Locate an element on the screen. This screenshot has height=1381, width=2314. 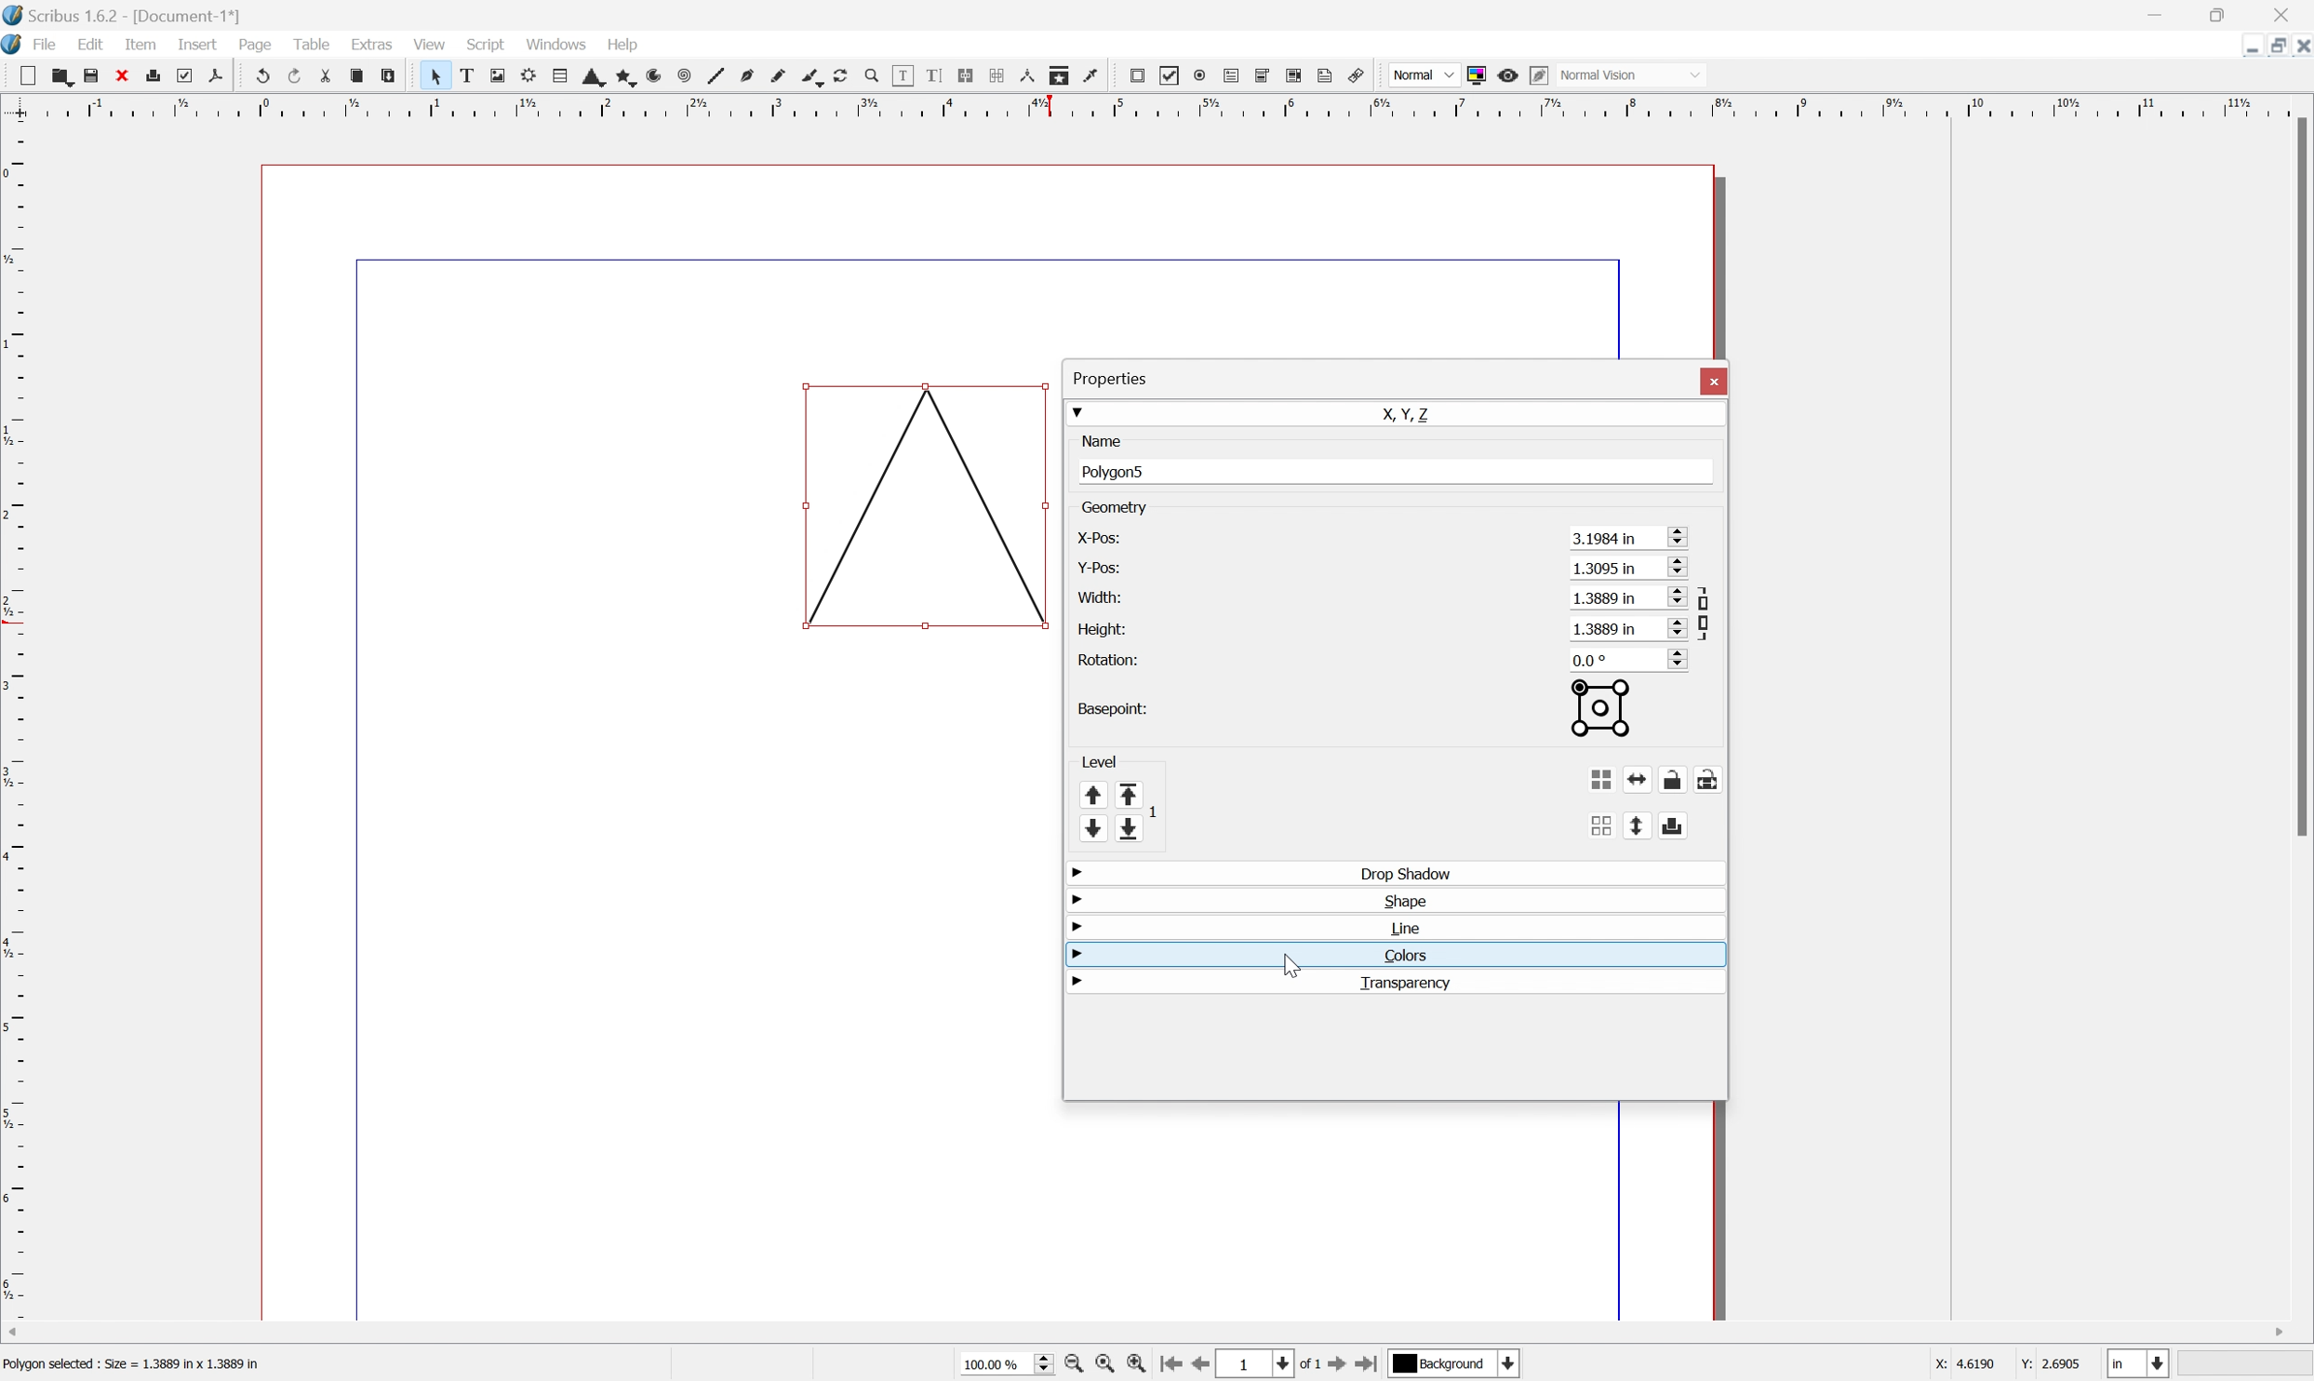
Colors is located at coordinates (1403, 956).